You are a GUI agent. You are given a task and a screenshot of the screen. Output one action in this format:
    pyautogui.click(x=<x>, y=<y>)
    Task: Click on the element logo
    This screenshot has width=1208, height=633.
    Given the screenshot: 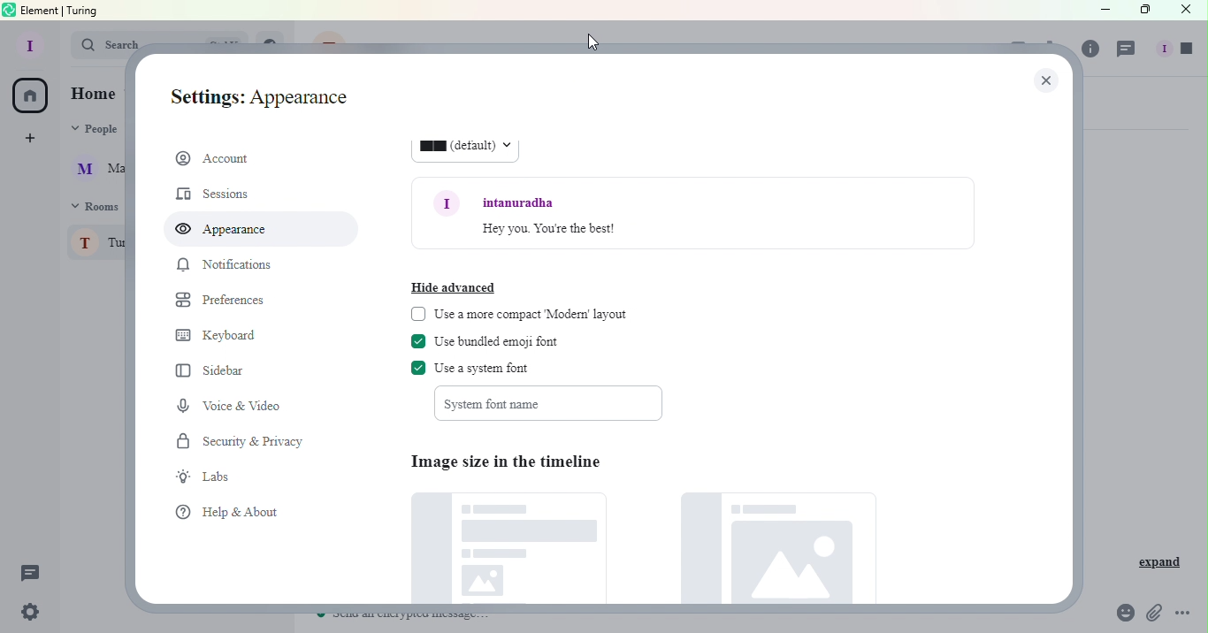 What is the action you would take?
    pyautogui.click(x=10, y=10)
    